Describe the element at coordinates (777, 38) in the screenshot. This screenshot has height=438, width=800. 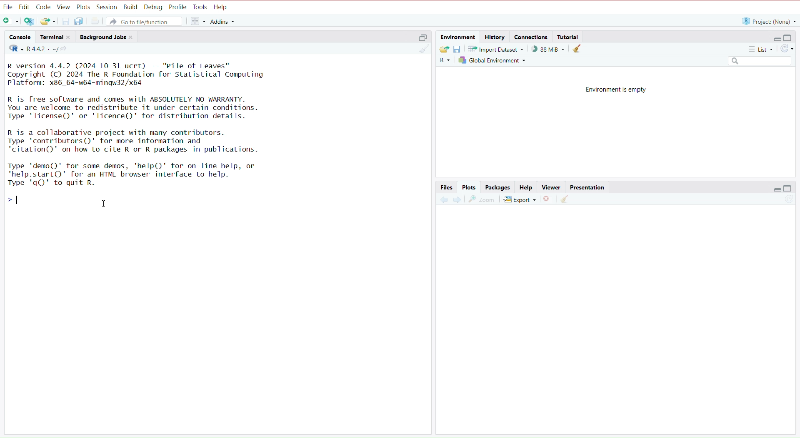
I see `Hide` at that location.